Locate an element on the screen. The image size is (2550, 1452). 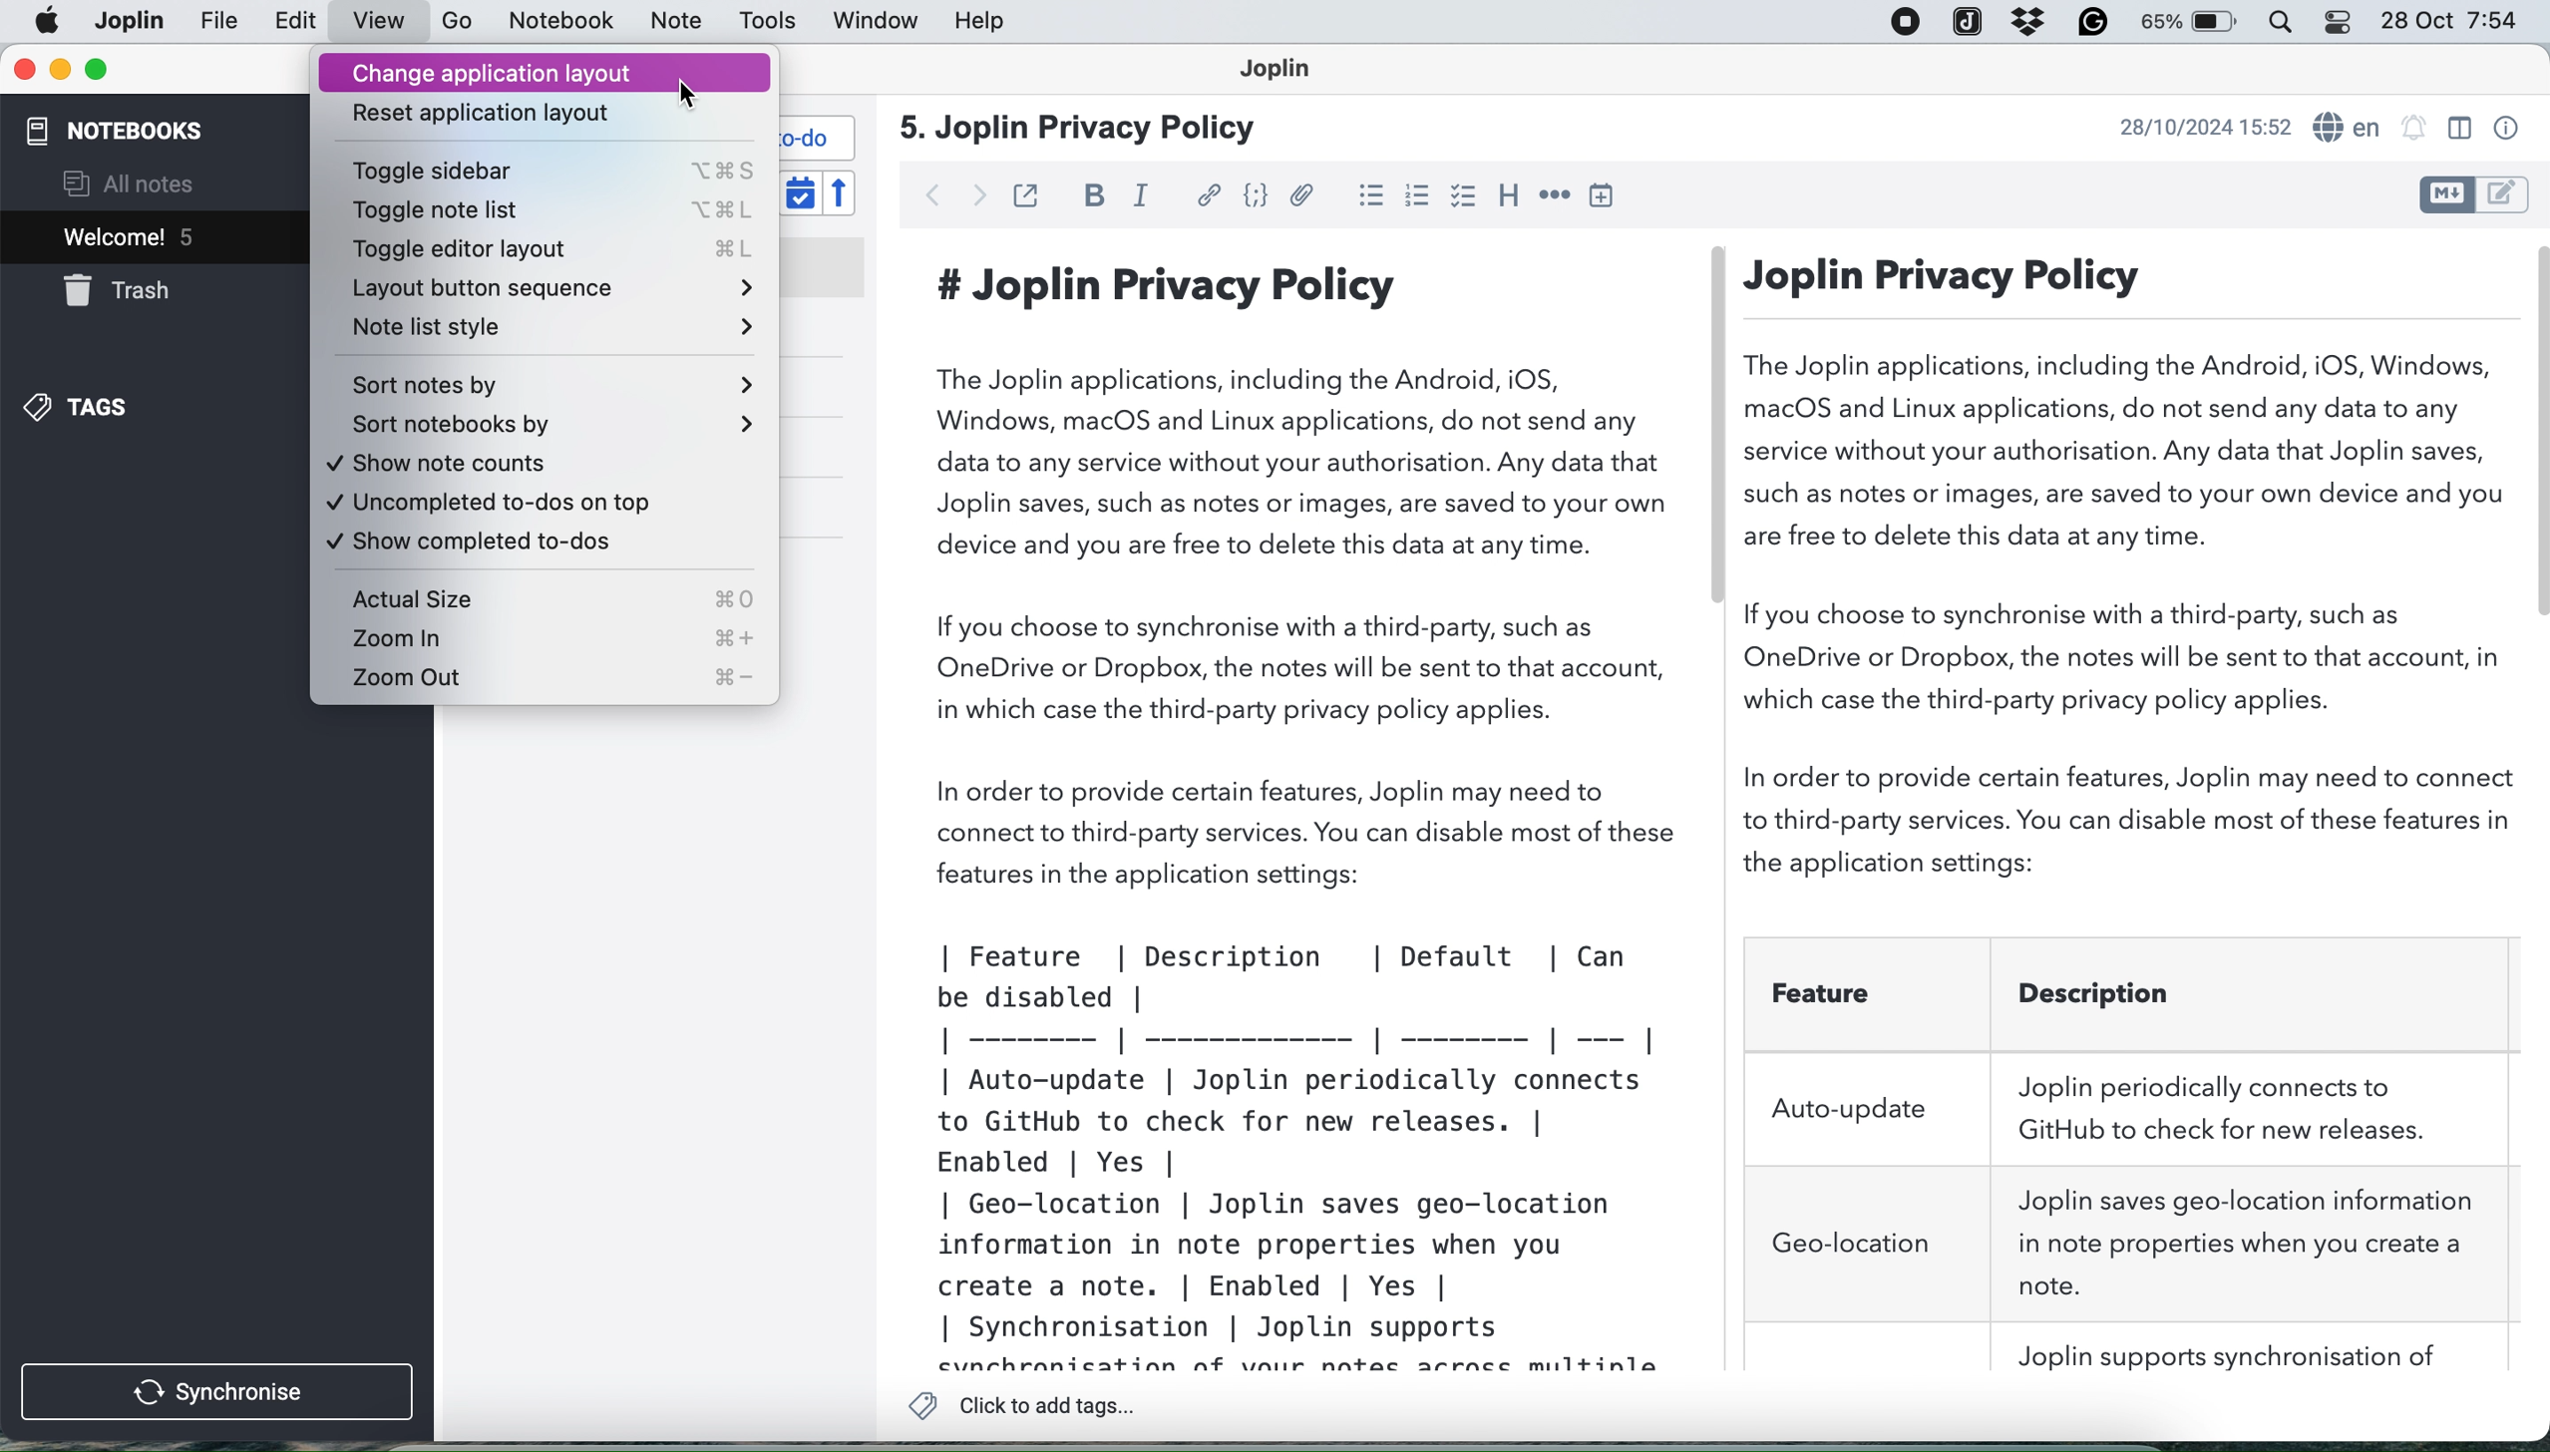
alarm is located at coordinates (2414, 130).